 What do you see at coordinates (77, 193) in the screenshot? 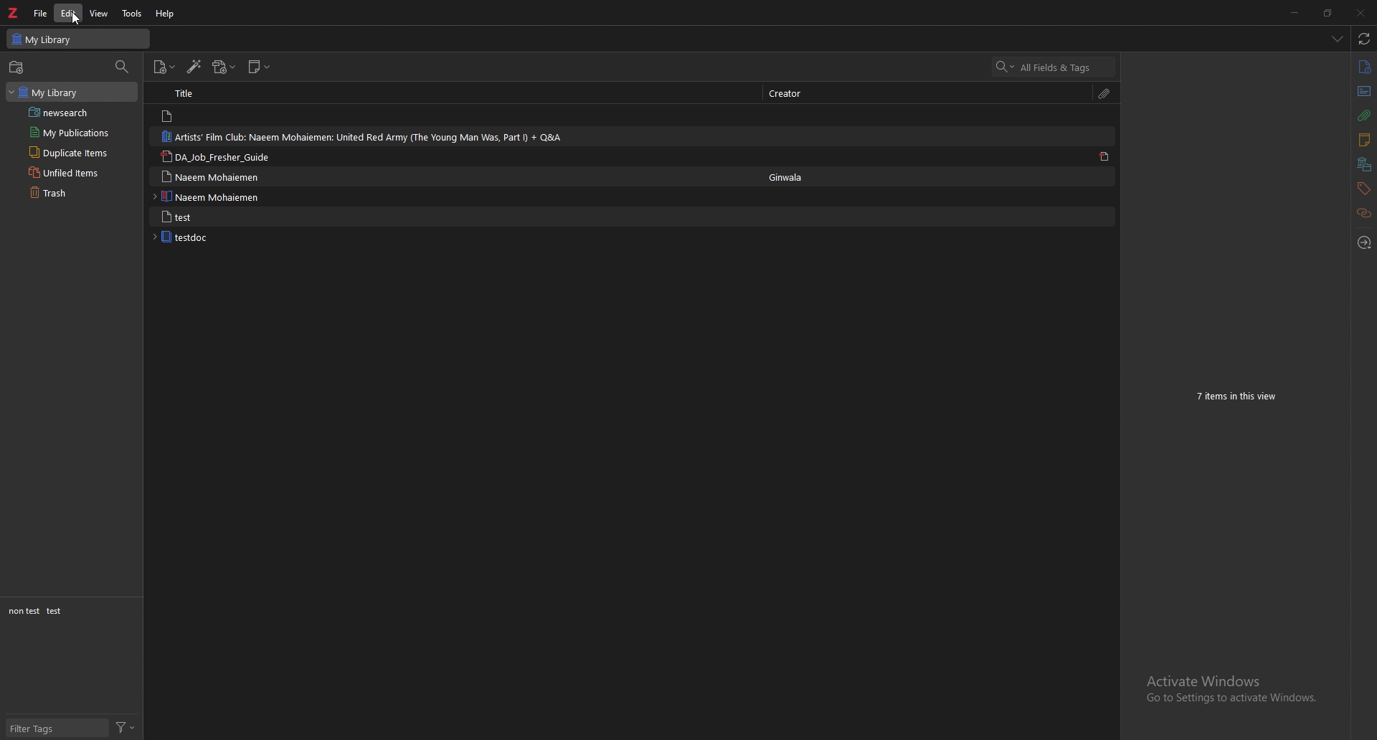
I see `trash` at bounding box center [77, 193].